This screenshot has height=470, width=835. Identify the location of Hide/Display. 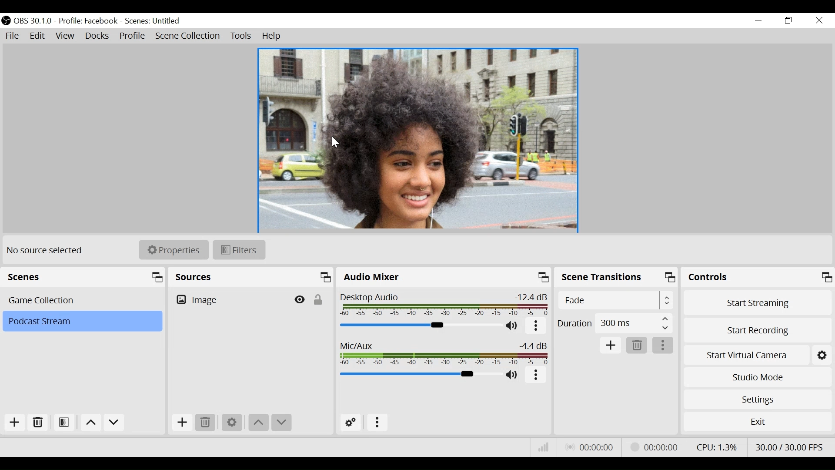
(298, 300).